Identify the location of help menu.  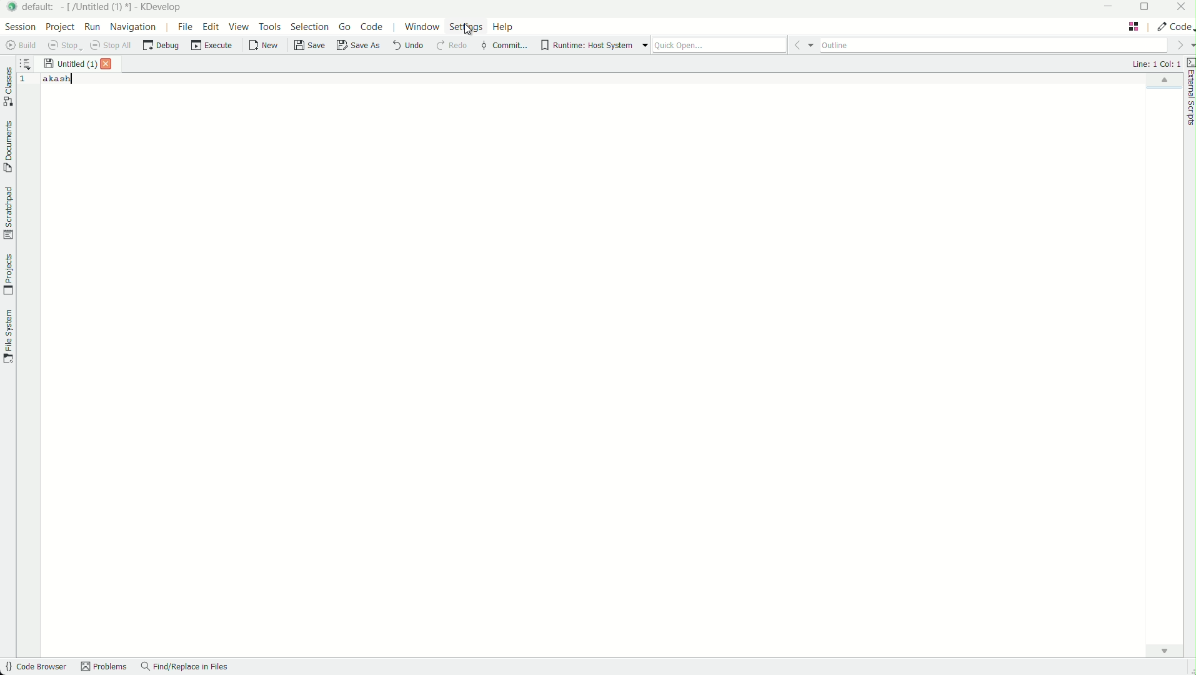
(504, 28).